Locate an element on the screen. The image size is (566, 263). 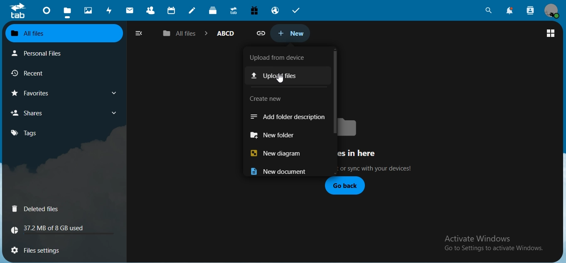
show is located at coordinates (114, 114).